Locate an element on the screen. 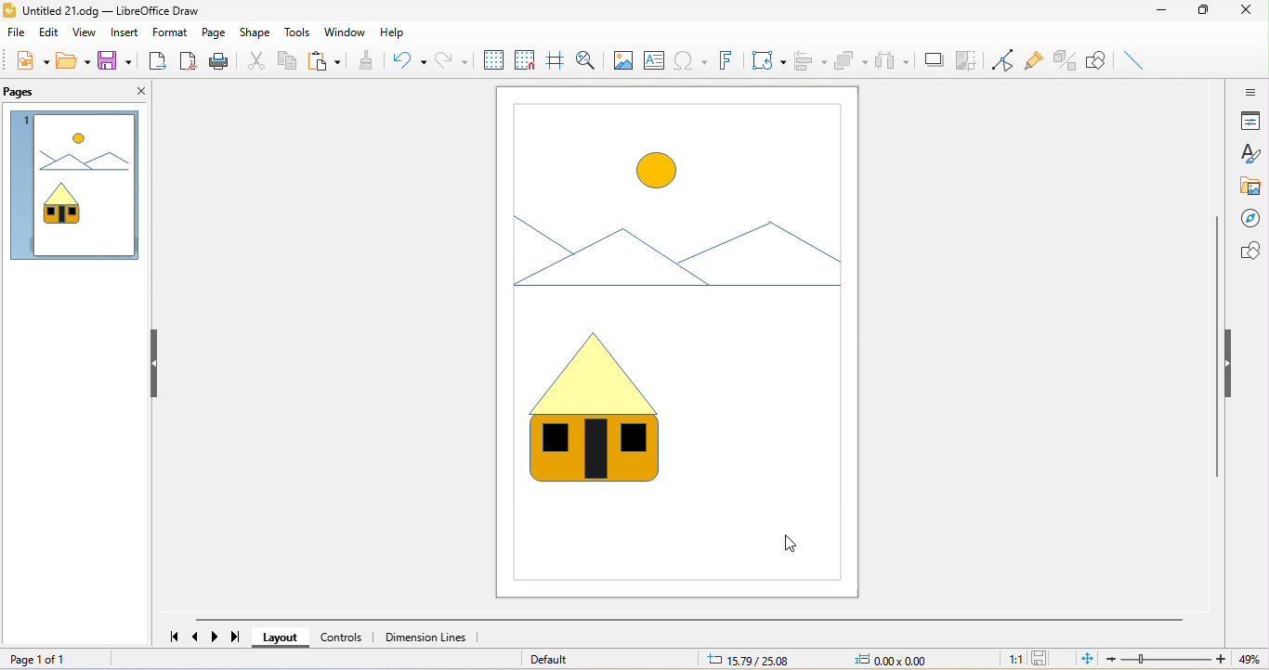 The width and height of the screenshot is (1269, 670). gallery is located at coordinates (1249, 187).